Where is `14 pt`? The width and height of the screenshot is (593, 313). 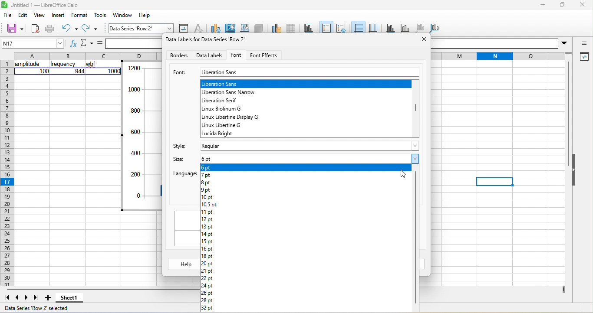
14 pt is located at coordinates (208, 235).